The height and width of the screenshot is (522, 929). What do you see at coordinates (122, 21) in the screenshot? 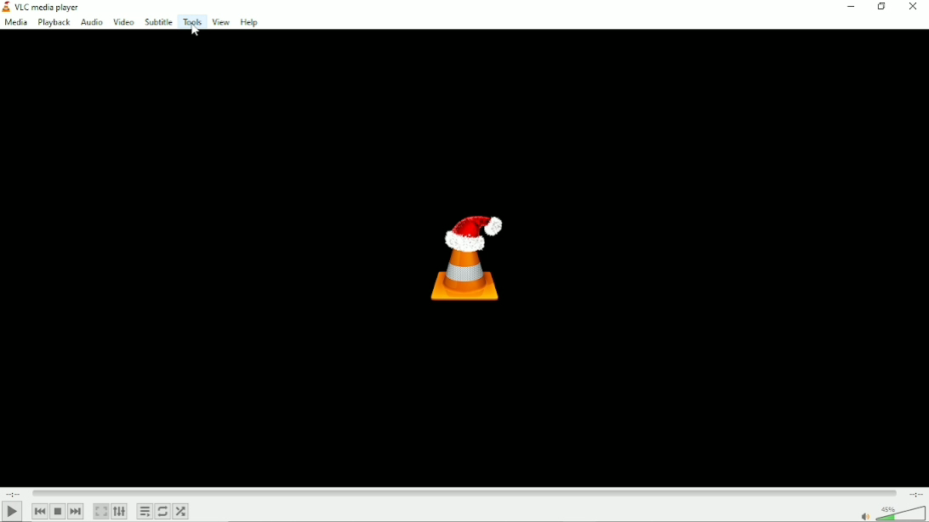
I see `Video` at bounding box center [122, 21].